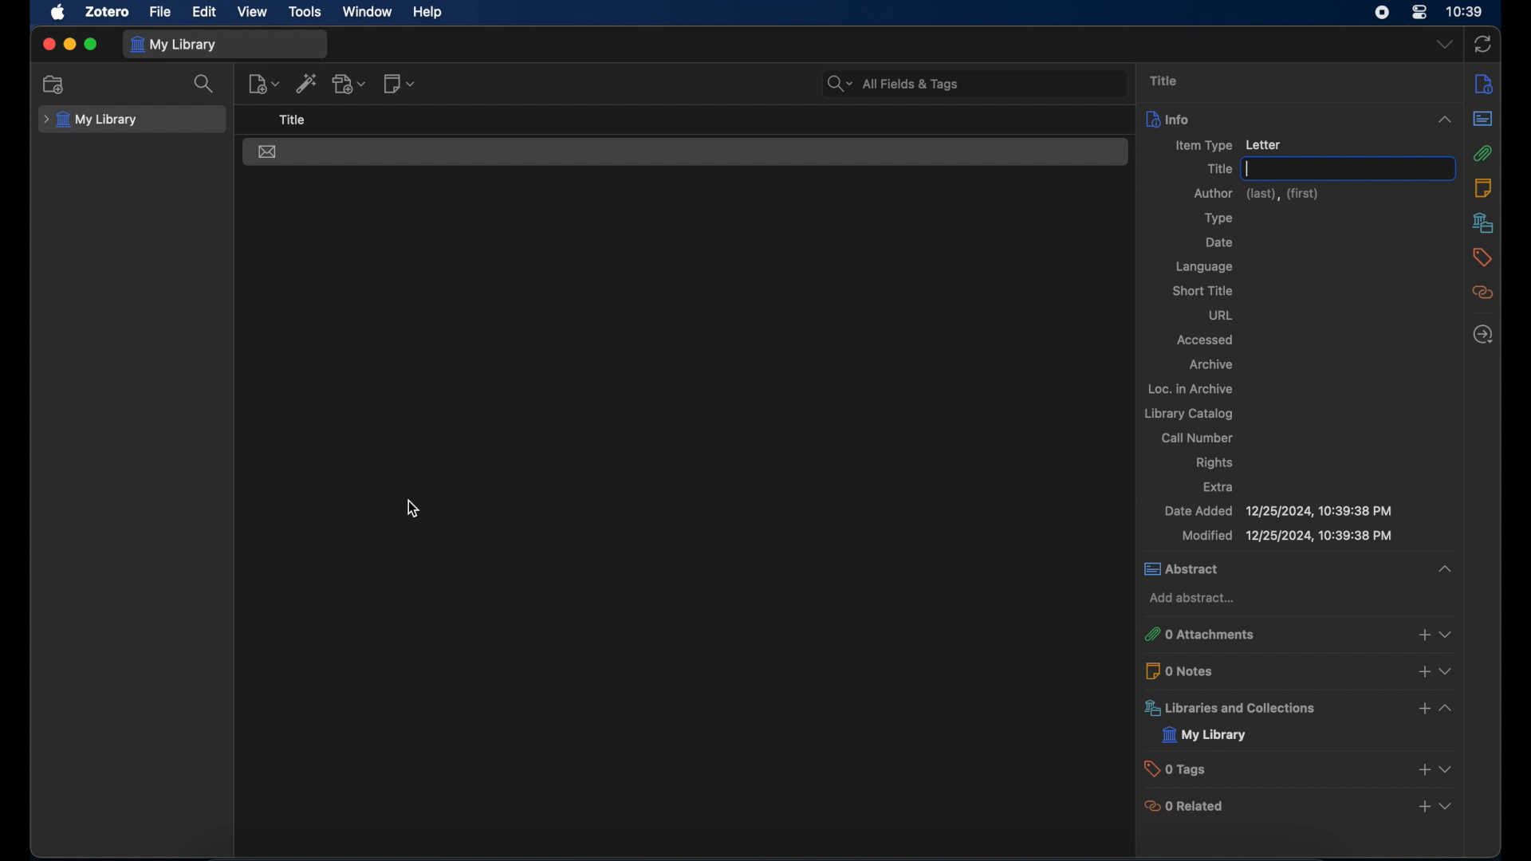  I want to click on maximize, so click(92, 45).